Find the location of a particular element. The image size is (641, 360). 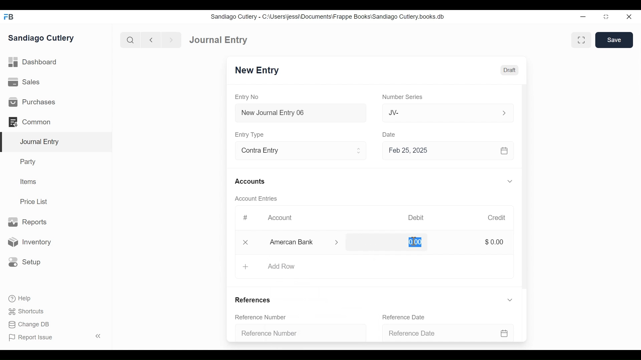

Expand is located at coordinates (338, 242).